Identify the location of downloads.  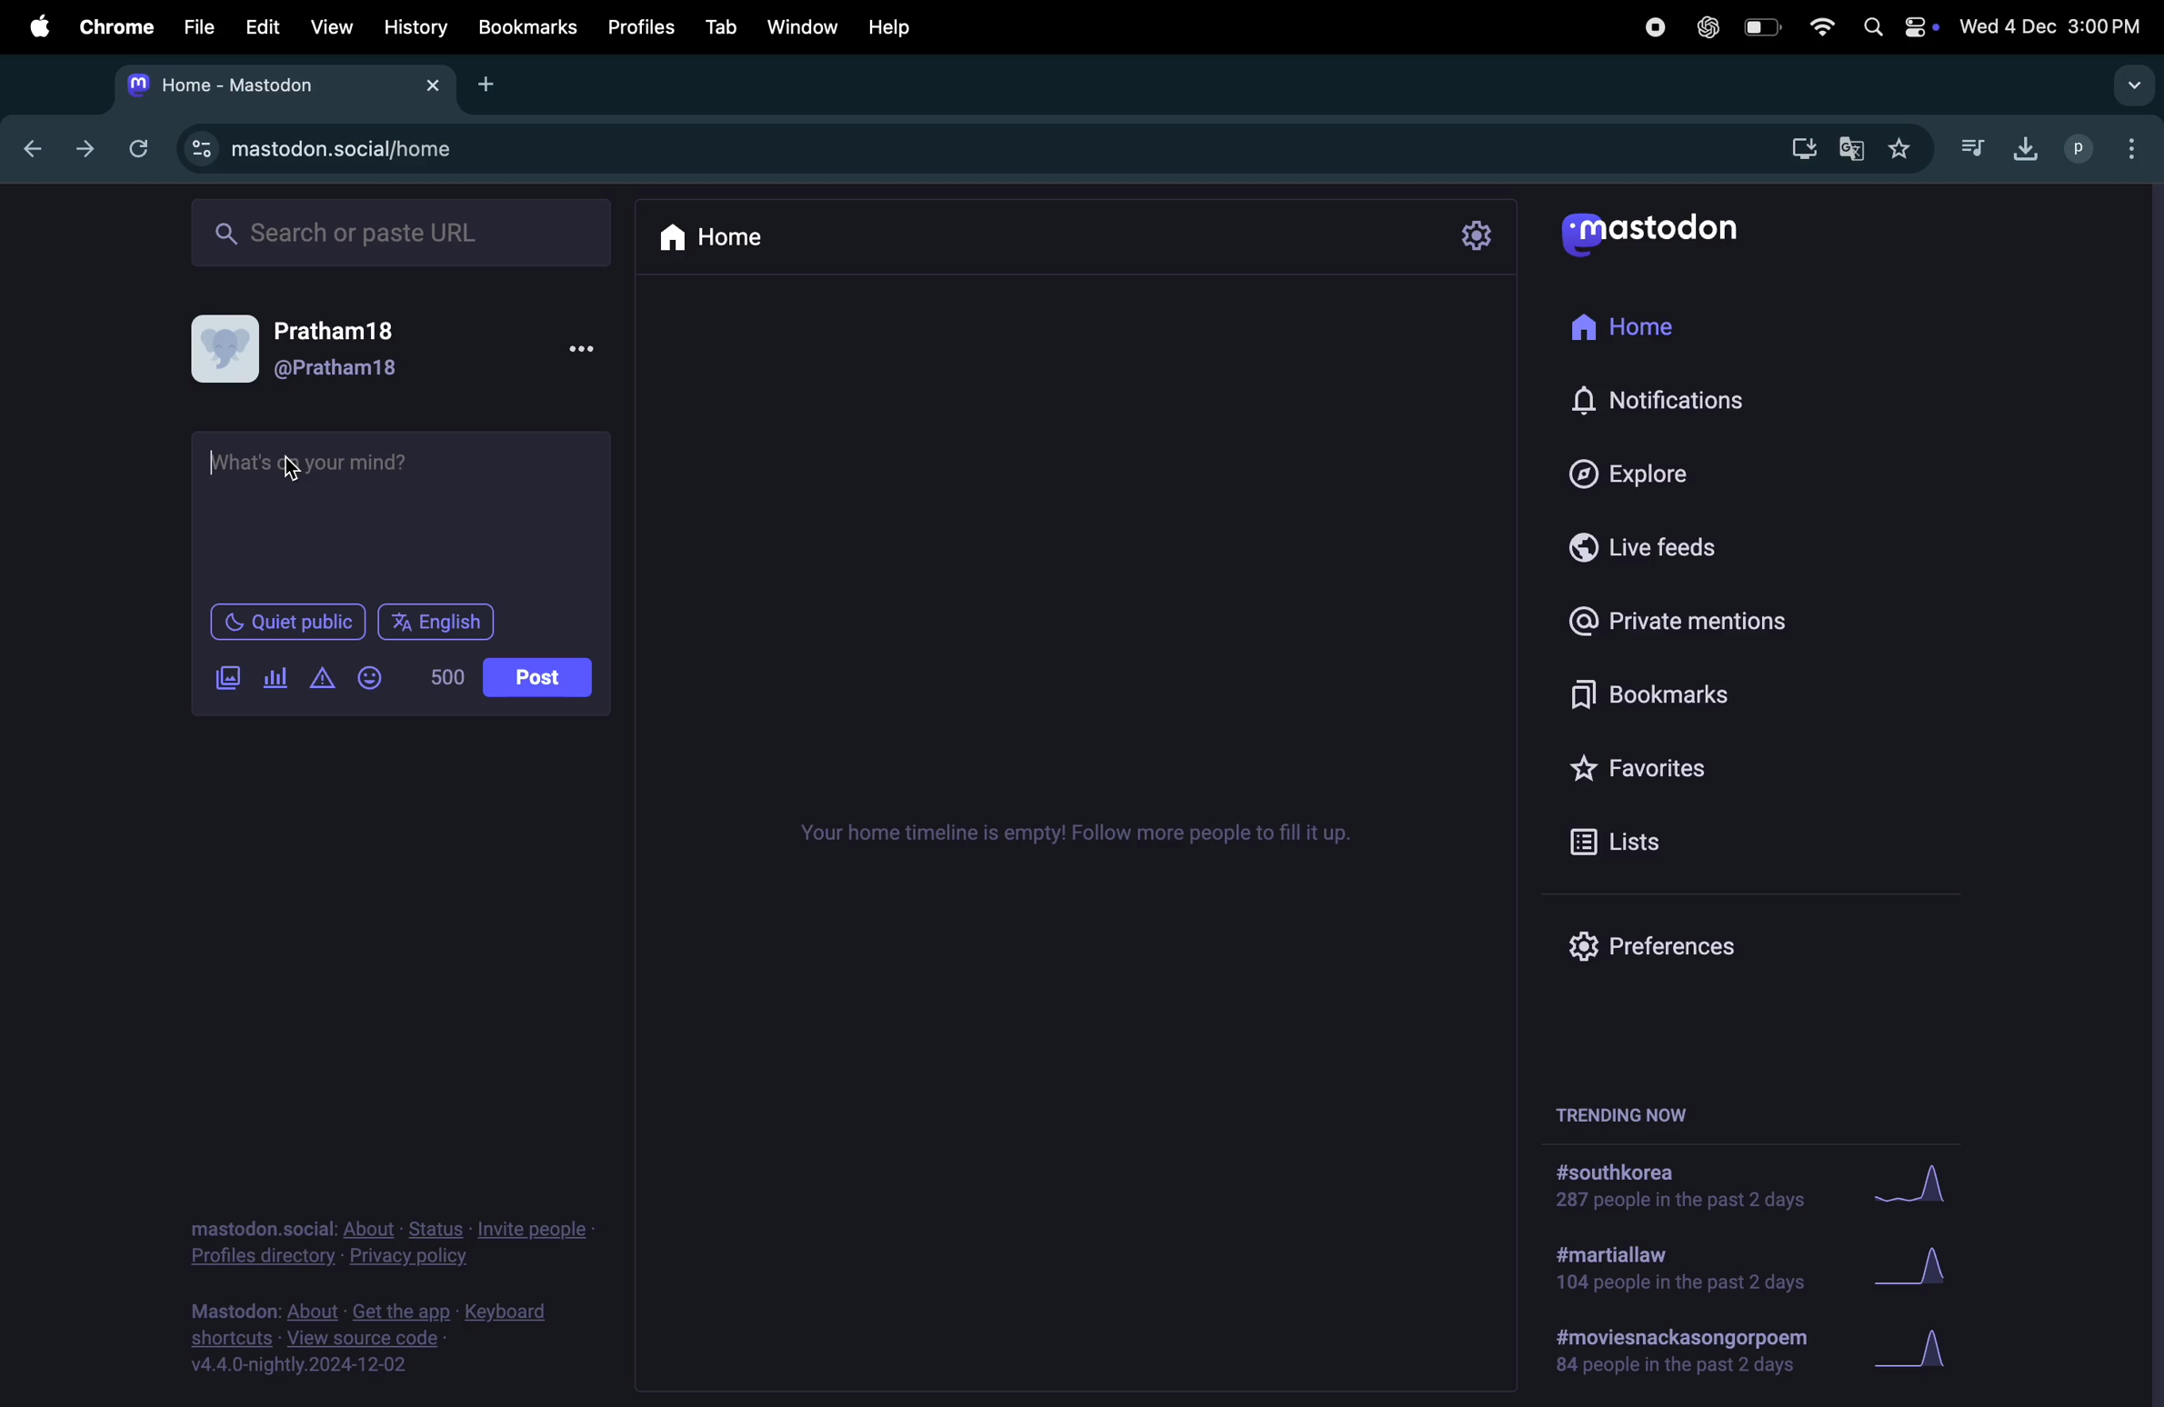
(2022, 150).